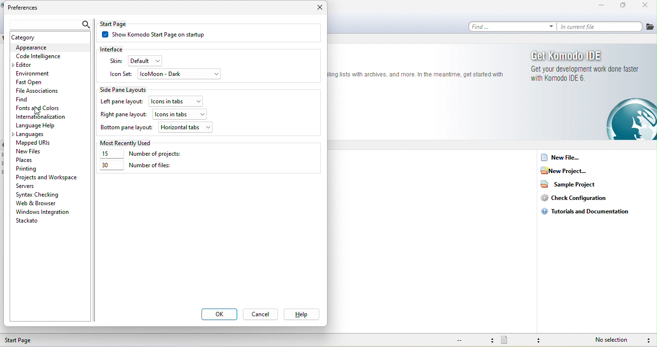 The height and width of the screenshot is (347, 657). I want to click on in current file, so click(602, 27).